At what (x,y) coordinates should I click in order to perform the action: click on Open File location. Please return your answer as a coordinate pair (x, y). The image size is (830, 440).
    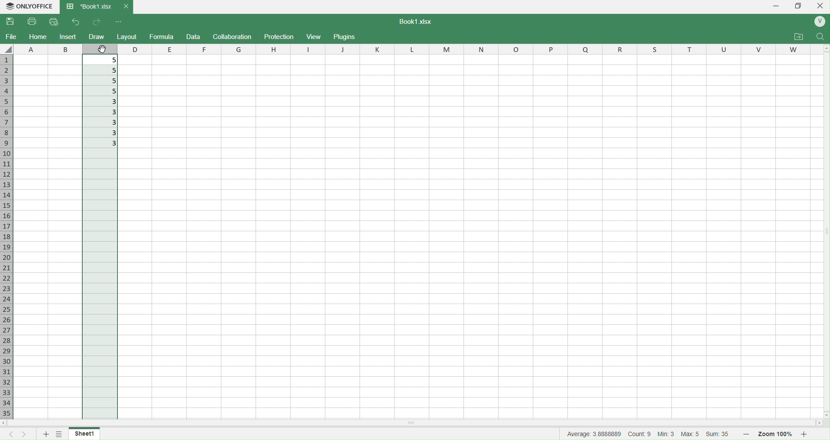
    Looking at the image, I should click on (799, 37).